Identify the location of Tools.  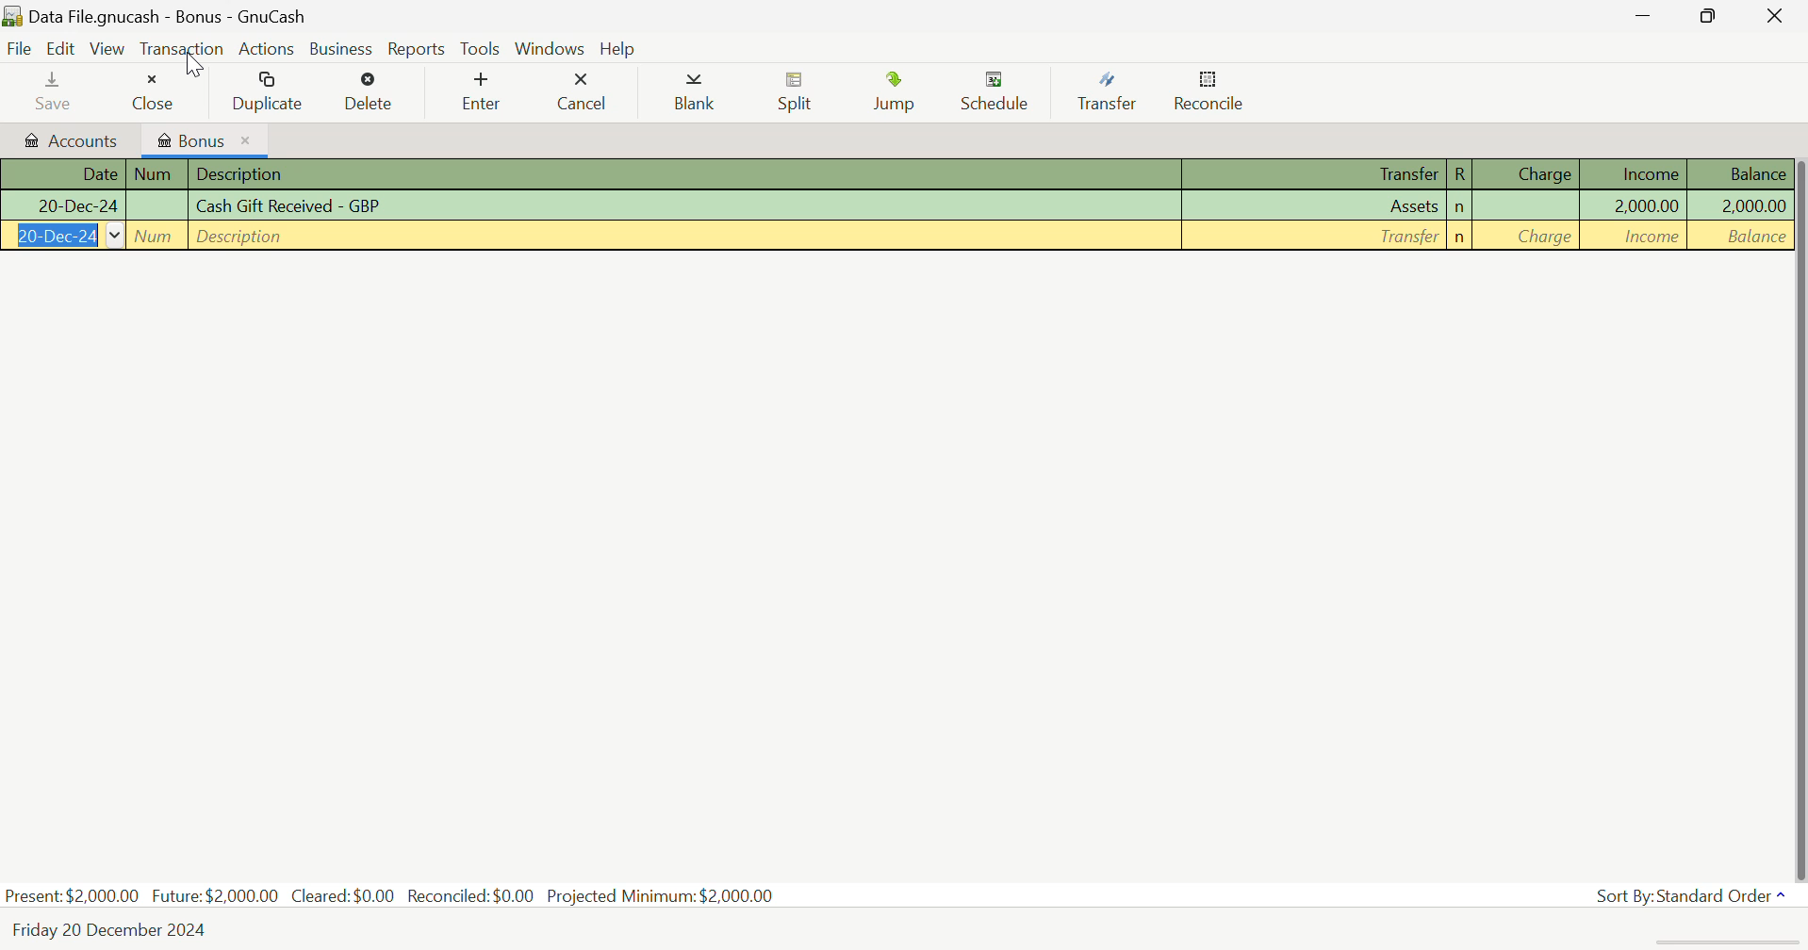
(482, 48).